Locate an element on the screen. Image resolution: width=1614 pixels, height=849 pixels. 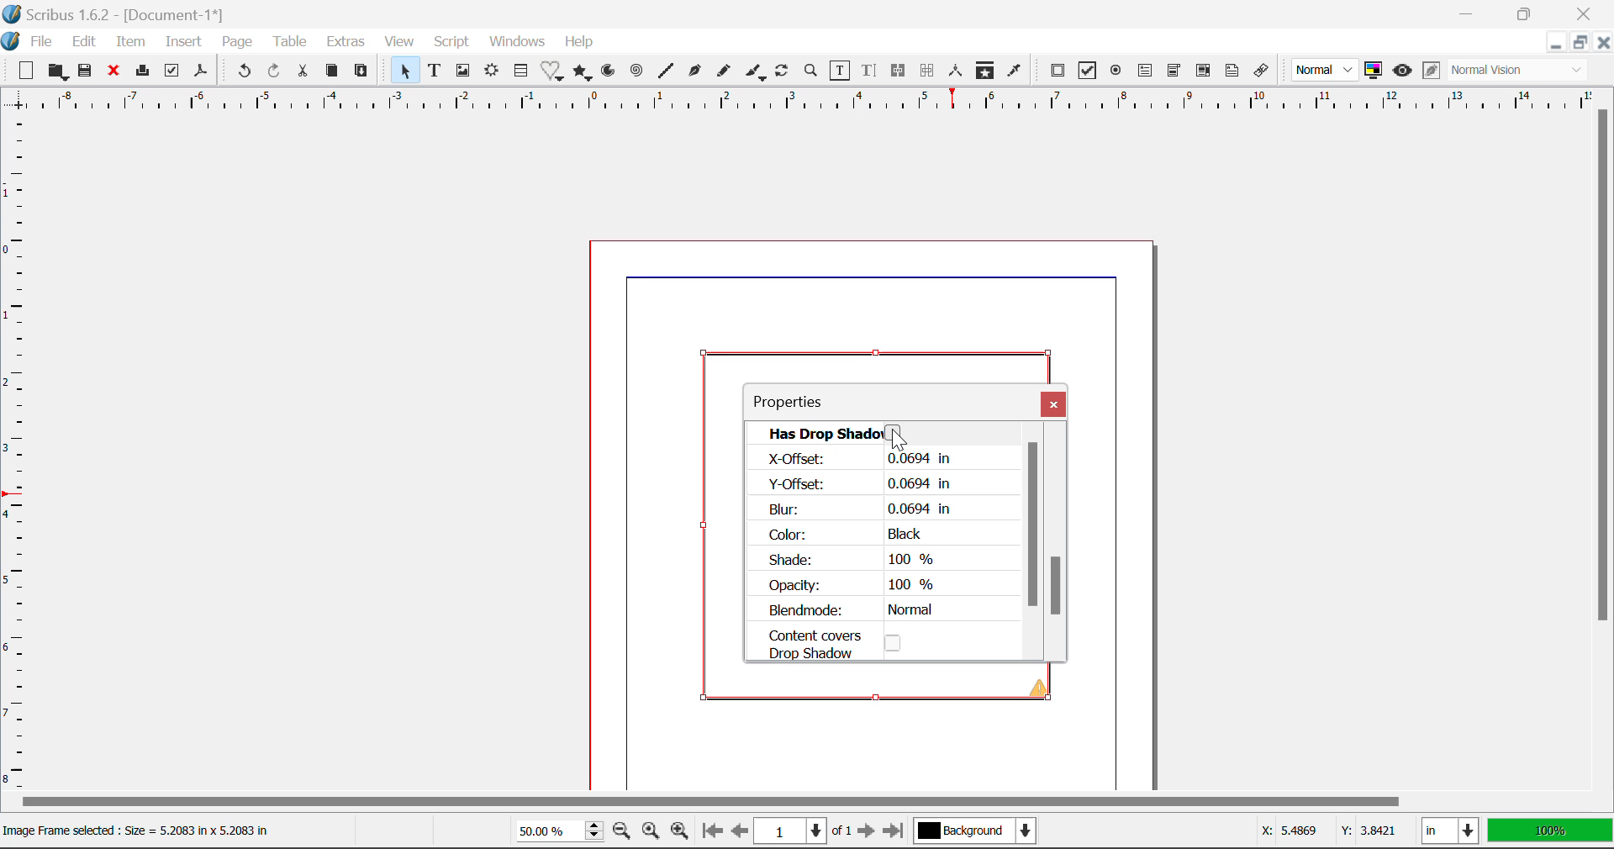
Edit in preview mode is located at coordinates (1432, 73).